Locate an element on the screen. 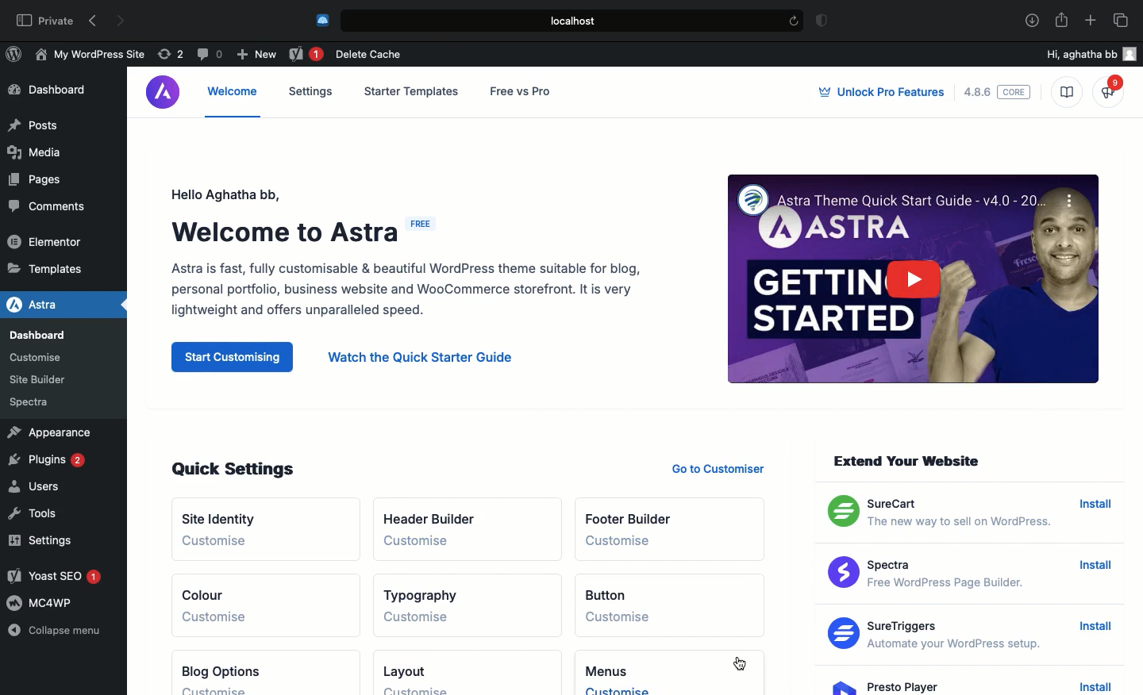  Starter templates is located at coordinates (412, 90).